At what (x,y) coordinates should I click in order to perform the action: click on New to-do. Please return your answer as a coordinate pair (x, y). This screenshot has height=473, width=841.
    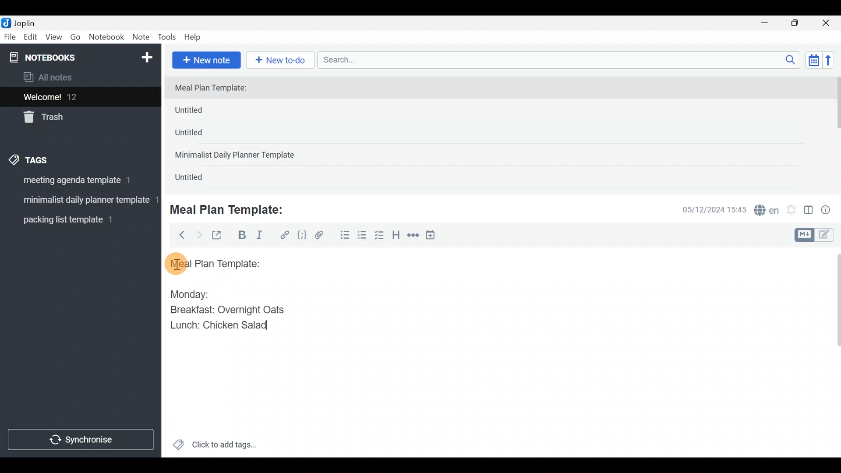
    Looking at the image, I should click on (282, 61).